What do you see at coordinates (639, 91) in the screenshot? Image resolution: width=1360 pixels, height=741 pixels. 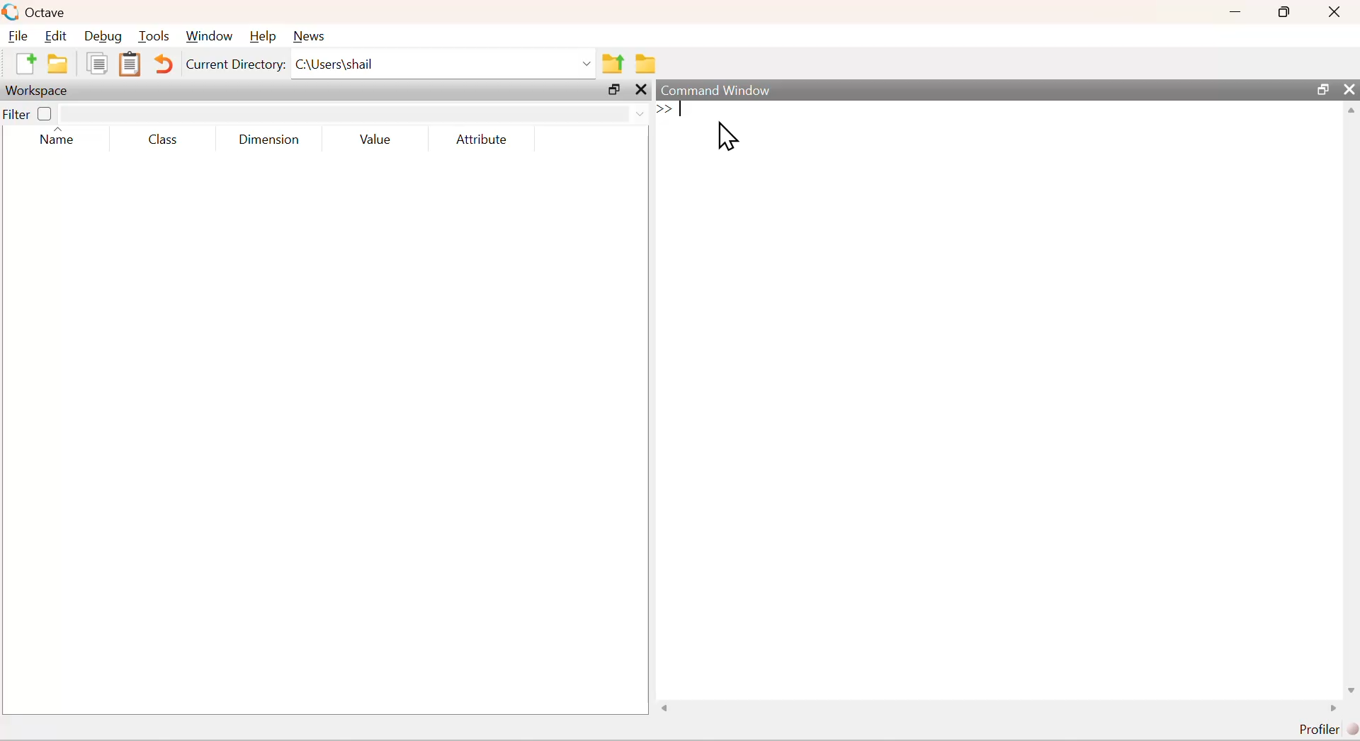 I see `Close` at bounding box center [639, 91].